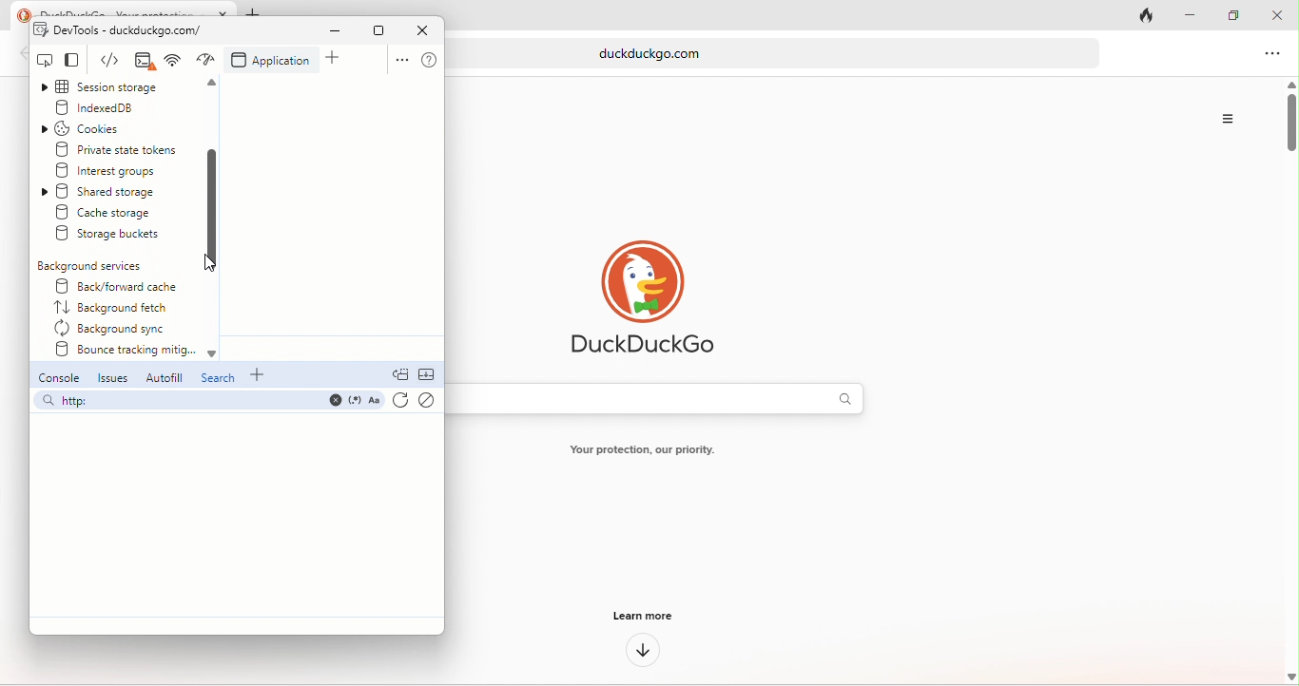 The width and height of the screenshot is (1299, 686). What do you see at coordinates (430, 61) in the screenshot?
I see `help` at bounding box center [430, 61].